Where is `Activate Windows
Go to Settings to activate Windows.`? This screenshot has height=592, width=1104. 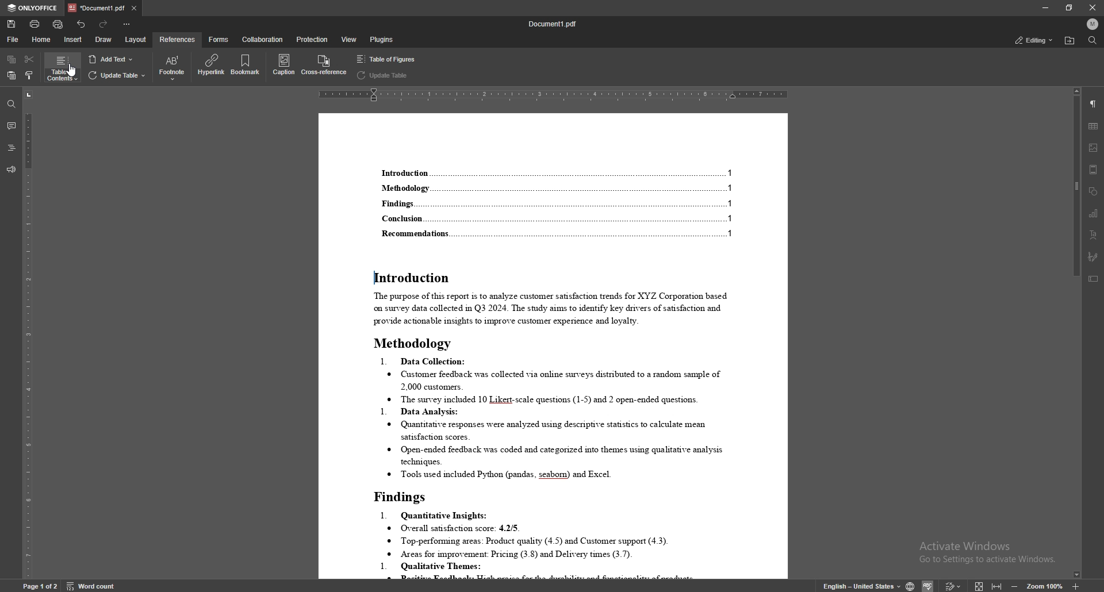
Activate Windows
Go to Settings to activate Windows. is located at coordinates (986, 553).